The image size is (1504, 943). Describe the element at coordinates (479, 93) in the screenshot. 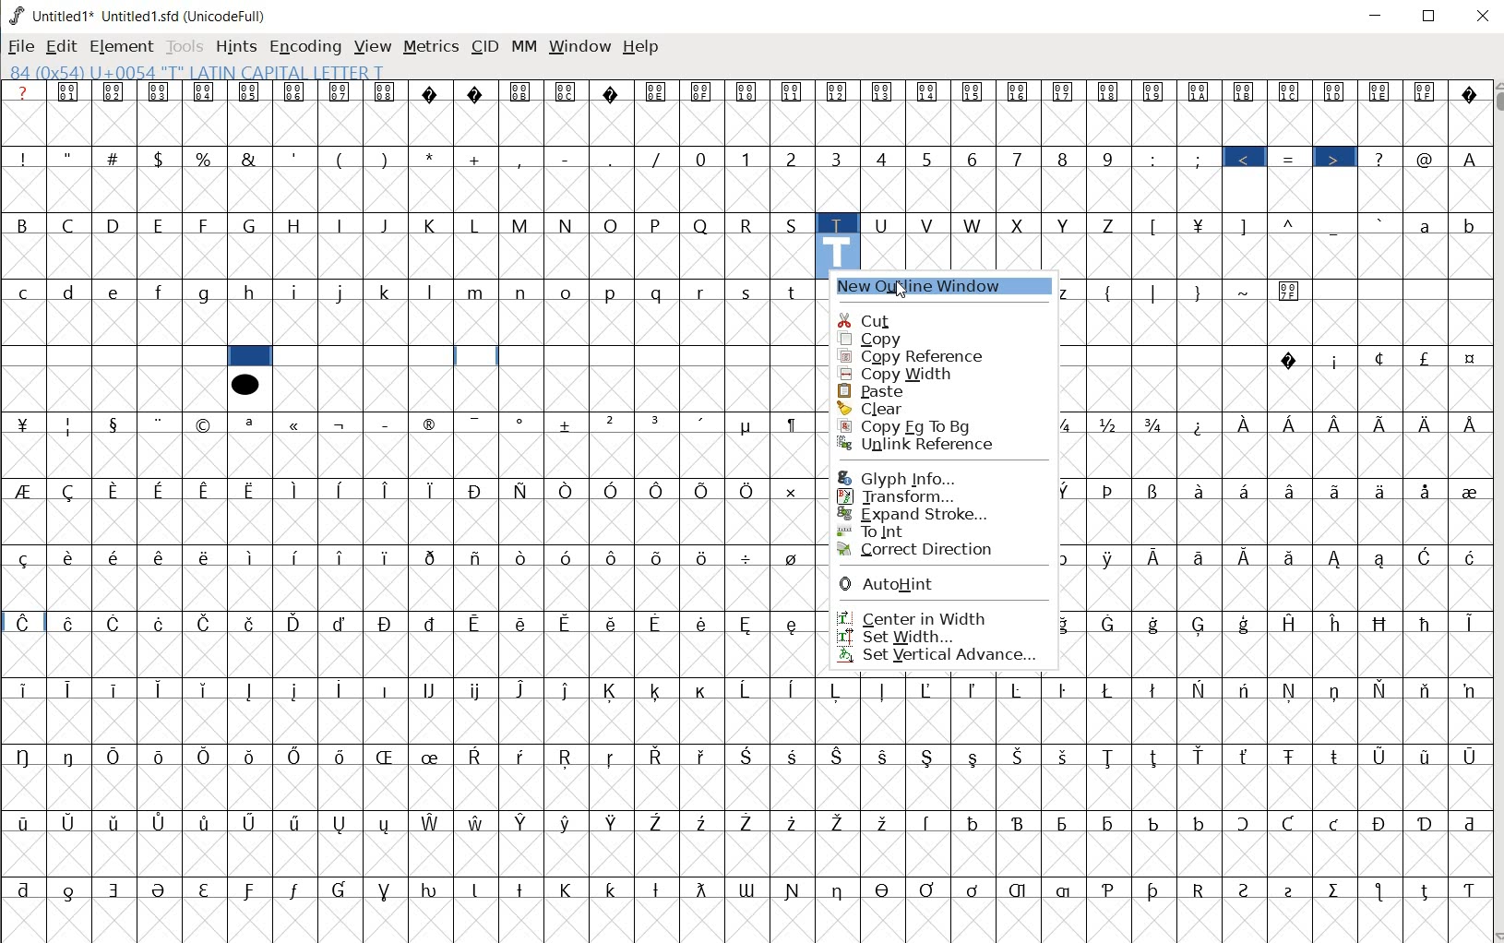

I see `Symbol` at that location.